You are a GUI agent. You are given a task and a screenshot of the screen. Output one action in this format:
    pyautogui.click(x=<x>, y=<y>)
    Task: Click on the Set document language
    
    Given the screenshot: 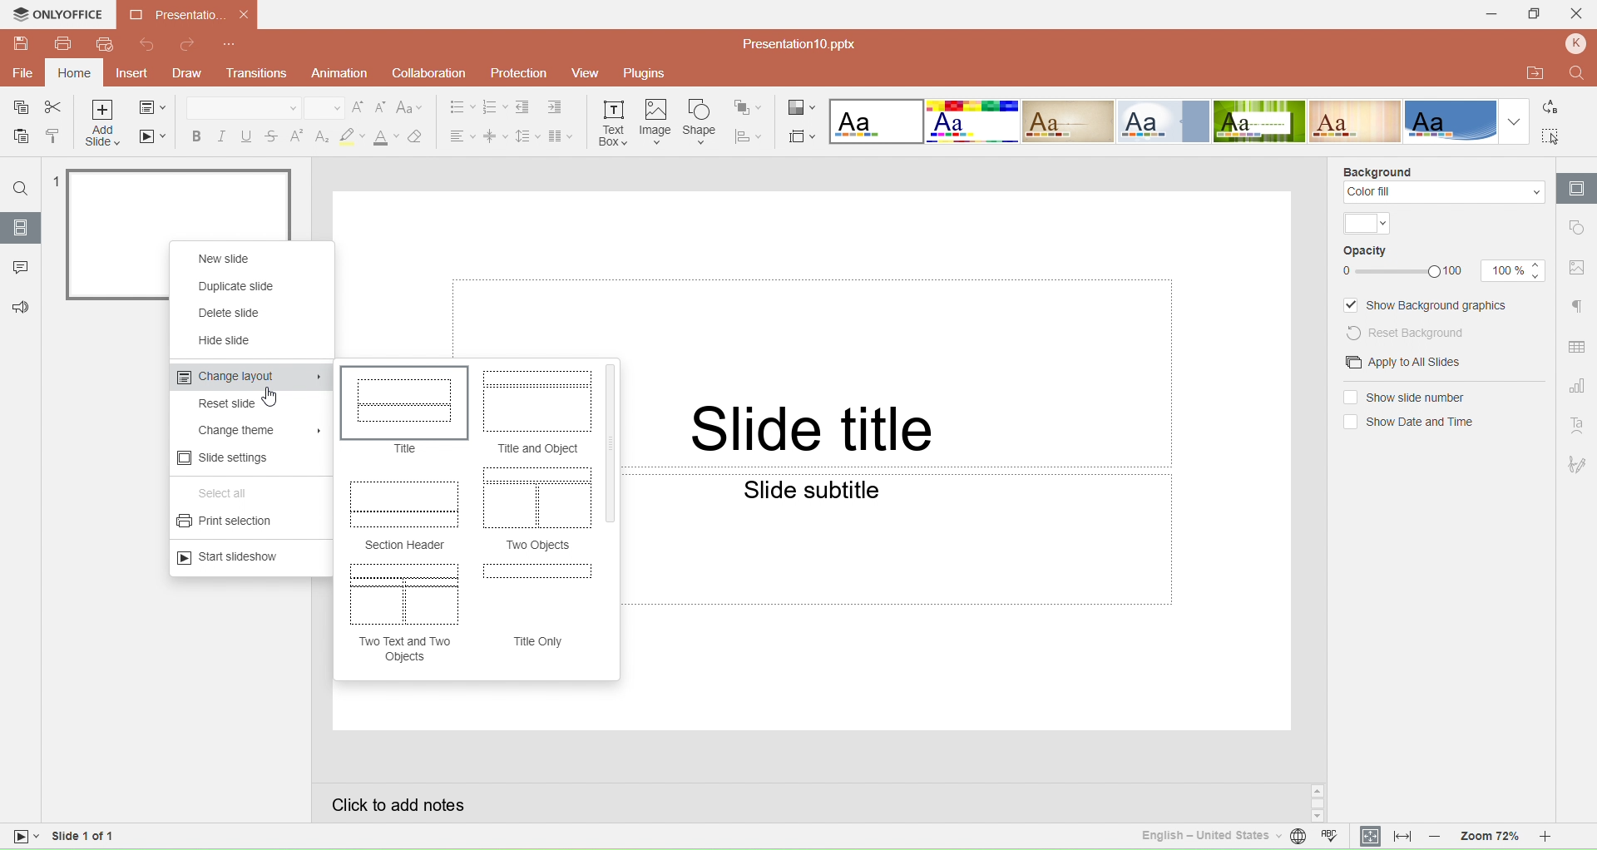 What is the action you would take?
    pyautogui.click(x=1298, y=838)
    